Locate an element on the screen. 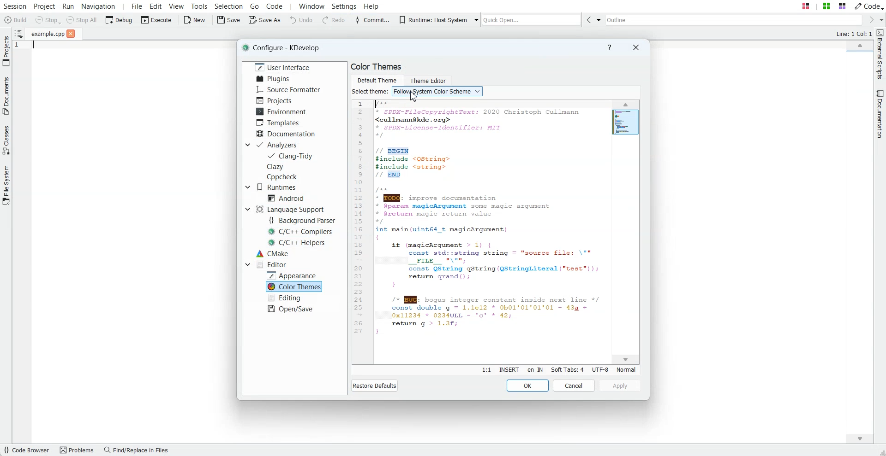 Image resolution: width=886 pixels, height=456 pixels. File Overview is located at coordinates (858, 53).